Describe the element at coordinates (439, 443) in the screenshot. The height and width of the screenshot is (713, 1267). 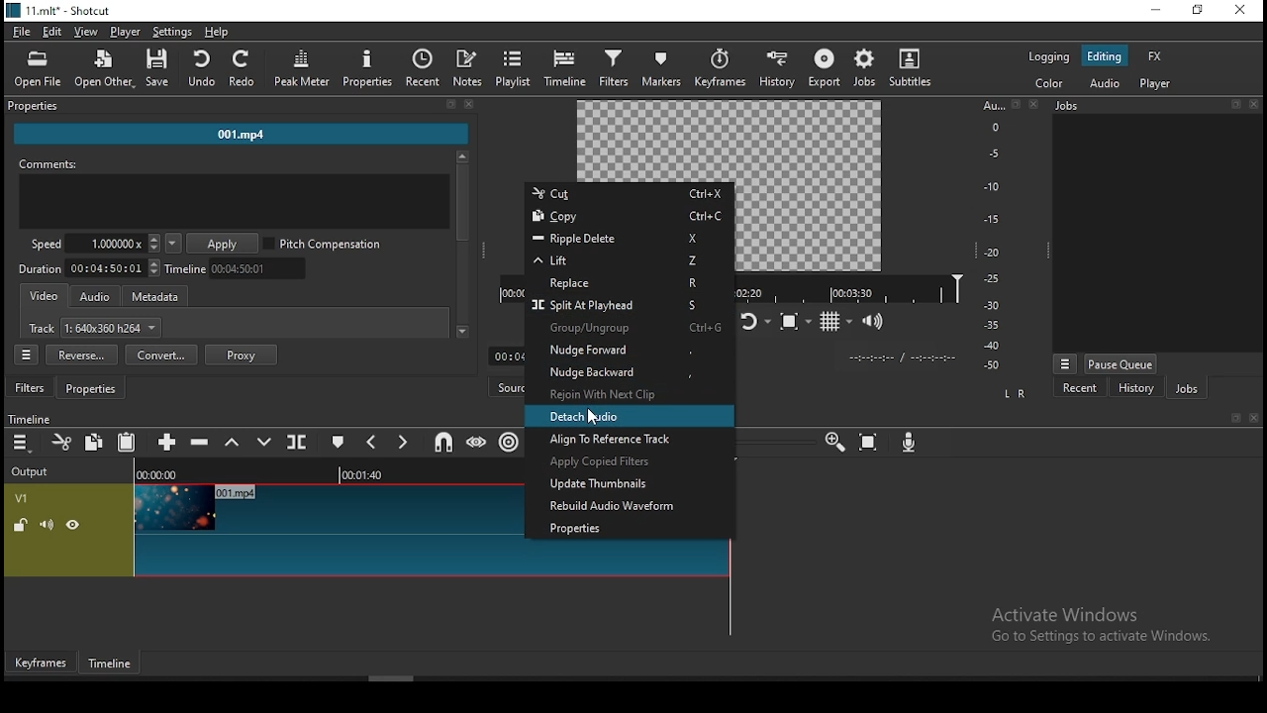
I see `snap` at that location.